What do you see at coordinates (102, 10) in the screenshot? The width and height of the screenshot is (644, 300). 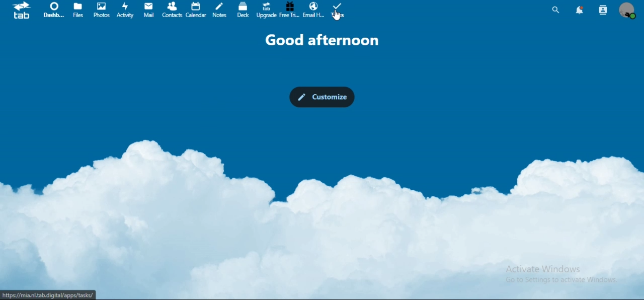 I see `photos` at bounding box center [102, 10].